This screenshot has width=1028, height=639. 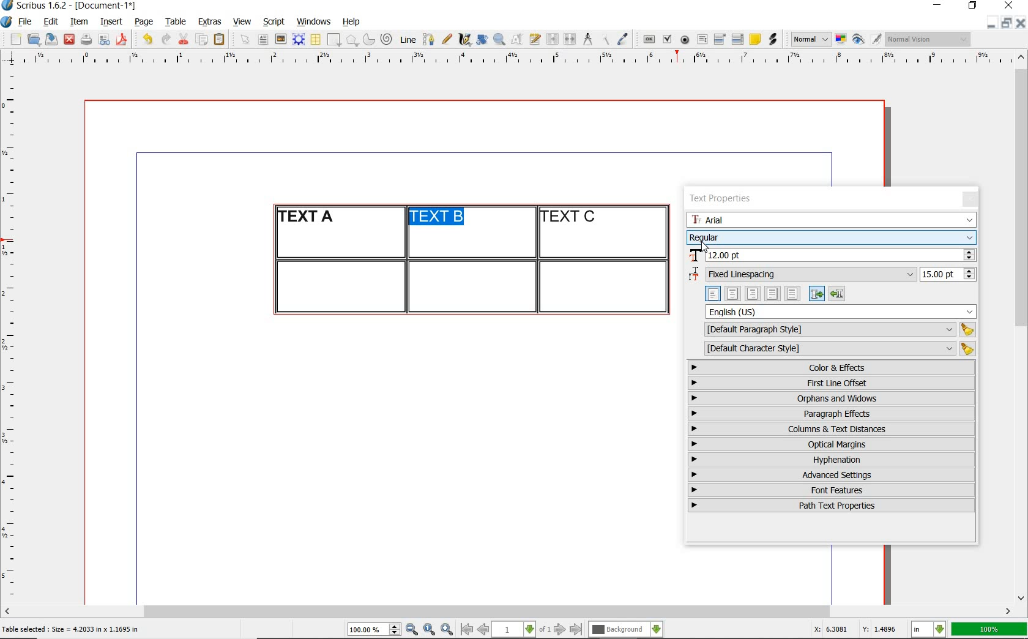 What do you see at coordinates (587, 40) in the screenshot?
I see `measurements` at bounding box center [587, 40].